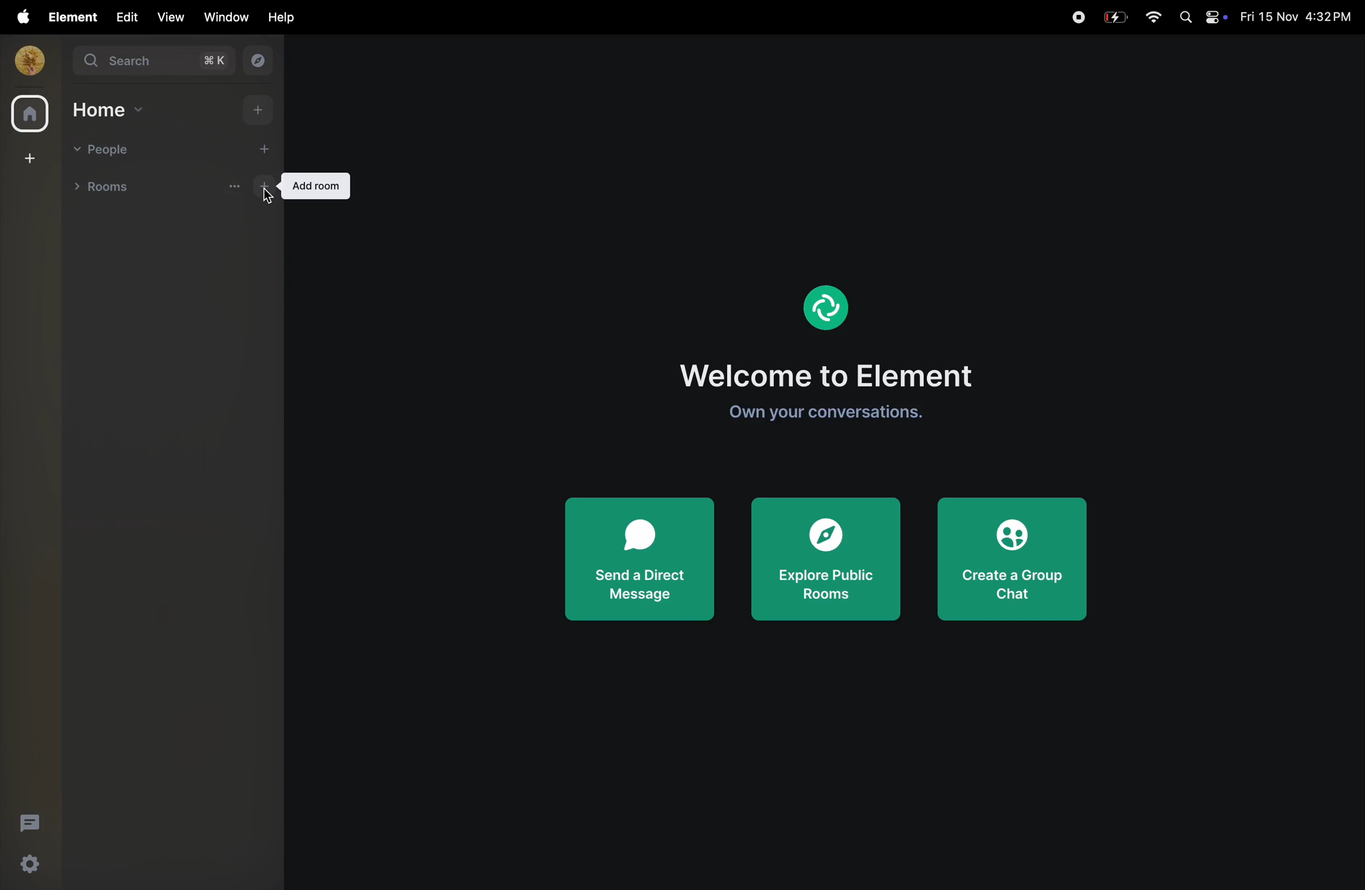  I want to click on create a group chat, so click(1016, 555).